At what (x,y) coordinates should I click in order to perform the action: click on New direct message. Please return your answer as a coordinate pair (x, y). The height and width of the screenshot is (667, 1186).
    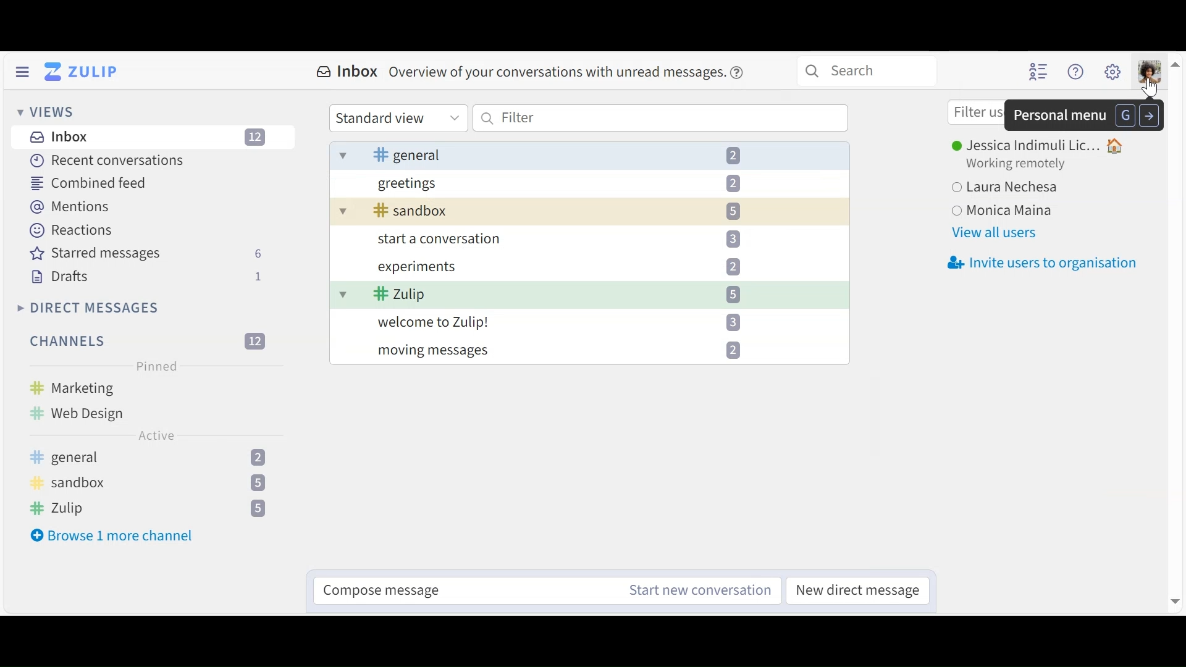
    Looking at the image, I should click on (857, 590).